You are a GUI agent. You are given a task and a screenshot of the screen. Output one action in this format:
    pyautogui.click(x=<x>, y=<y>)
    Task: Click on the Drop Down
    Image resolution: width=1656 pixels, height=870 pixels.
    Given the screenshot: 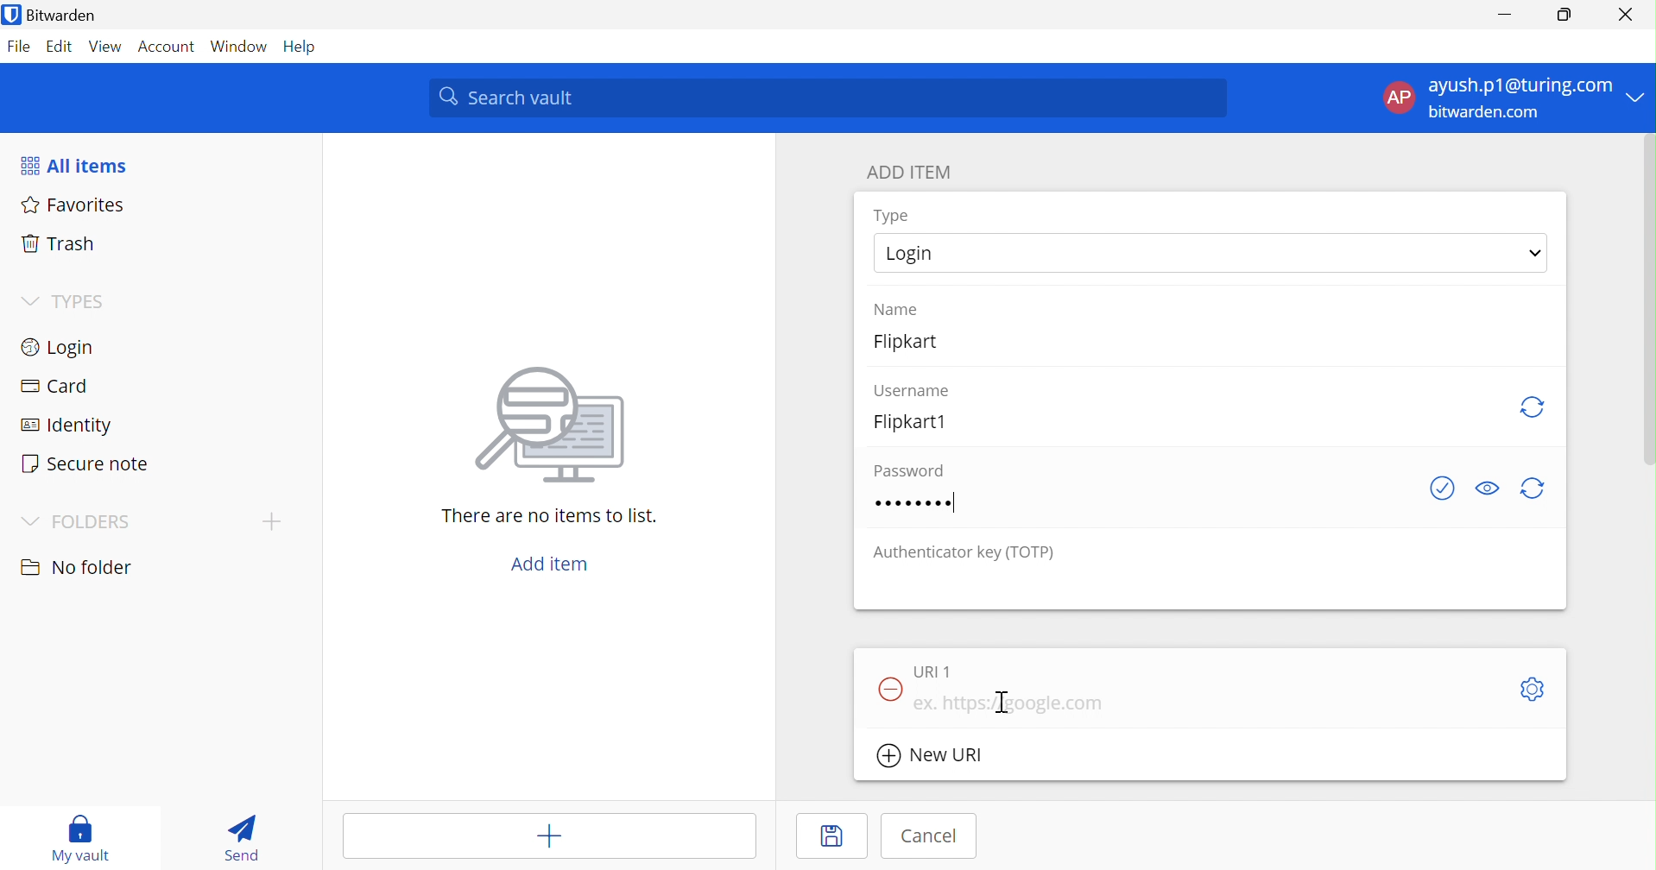 What is the action you would take?
    pyautogui.click(x=30, y=522)
    